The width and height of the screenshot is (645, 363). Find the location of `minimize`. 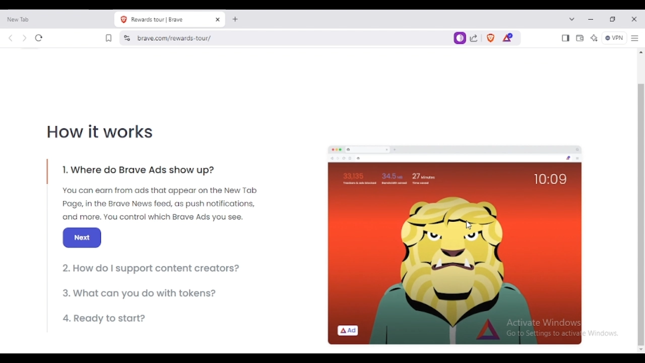

minimize is located at coordinates (591, 19).